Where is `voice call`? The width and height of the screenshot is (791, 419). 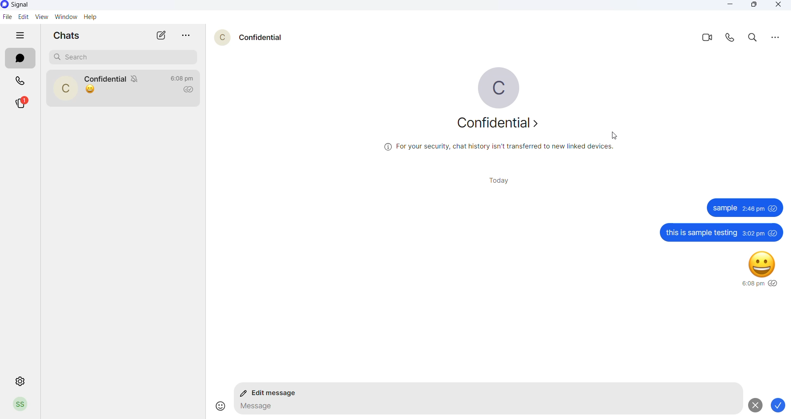
voice call is located at coordinates (727, 39).